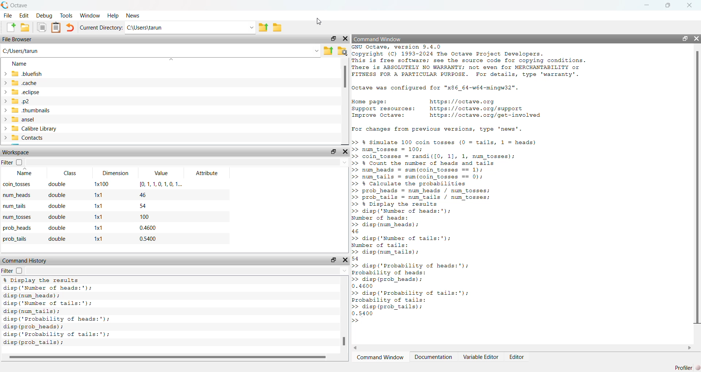 The width and height of the screenshot is (701, 372). What do you see at coordinates (5, 5) in the screenshot?
I see `logo` at bounding box center [5, 5].